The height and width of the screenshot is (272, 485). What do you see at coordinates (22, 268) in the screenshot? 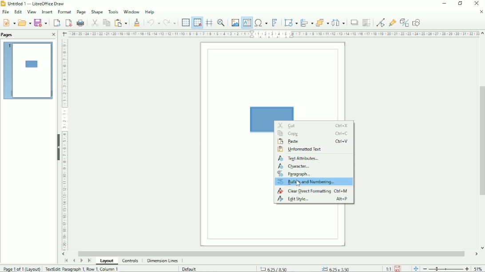
I see `Page 1 of 1` at bounding box center [22, 268].